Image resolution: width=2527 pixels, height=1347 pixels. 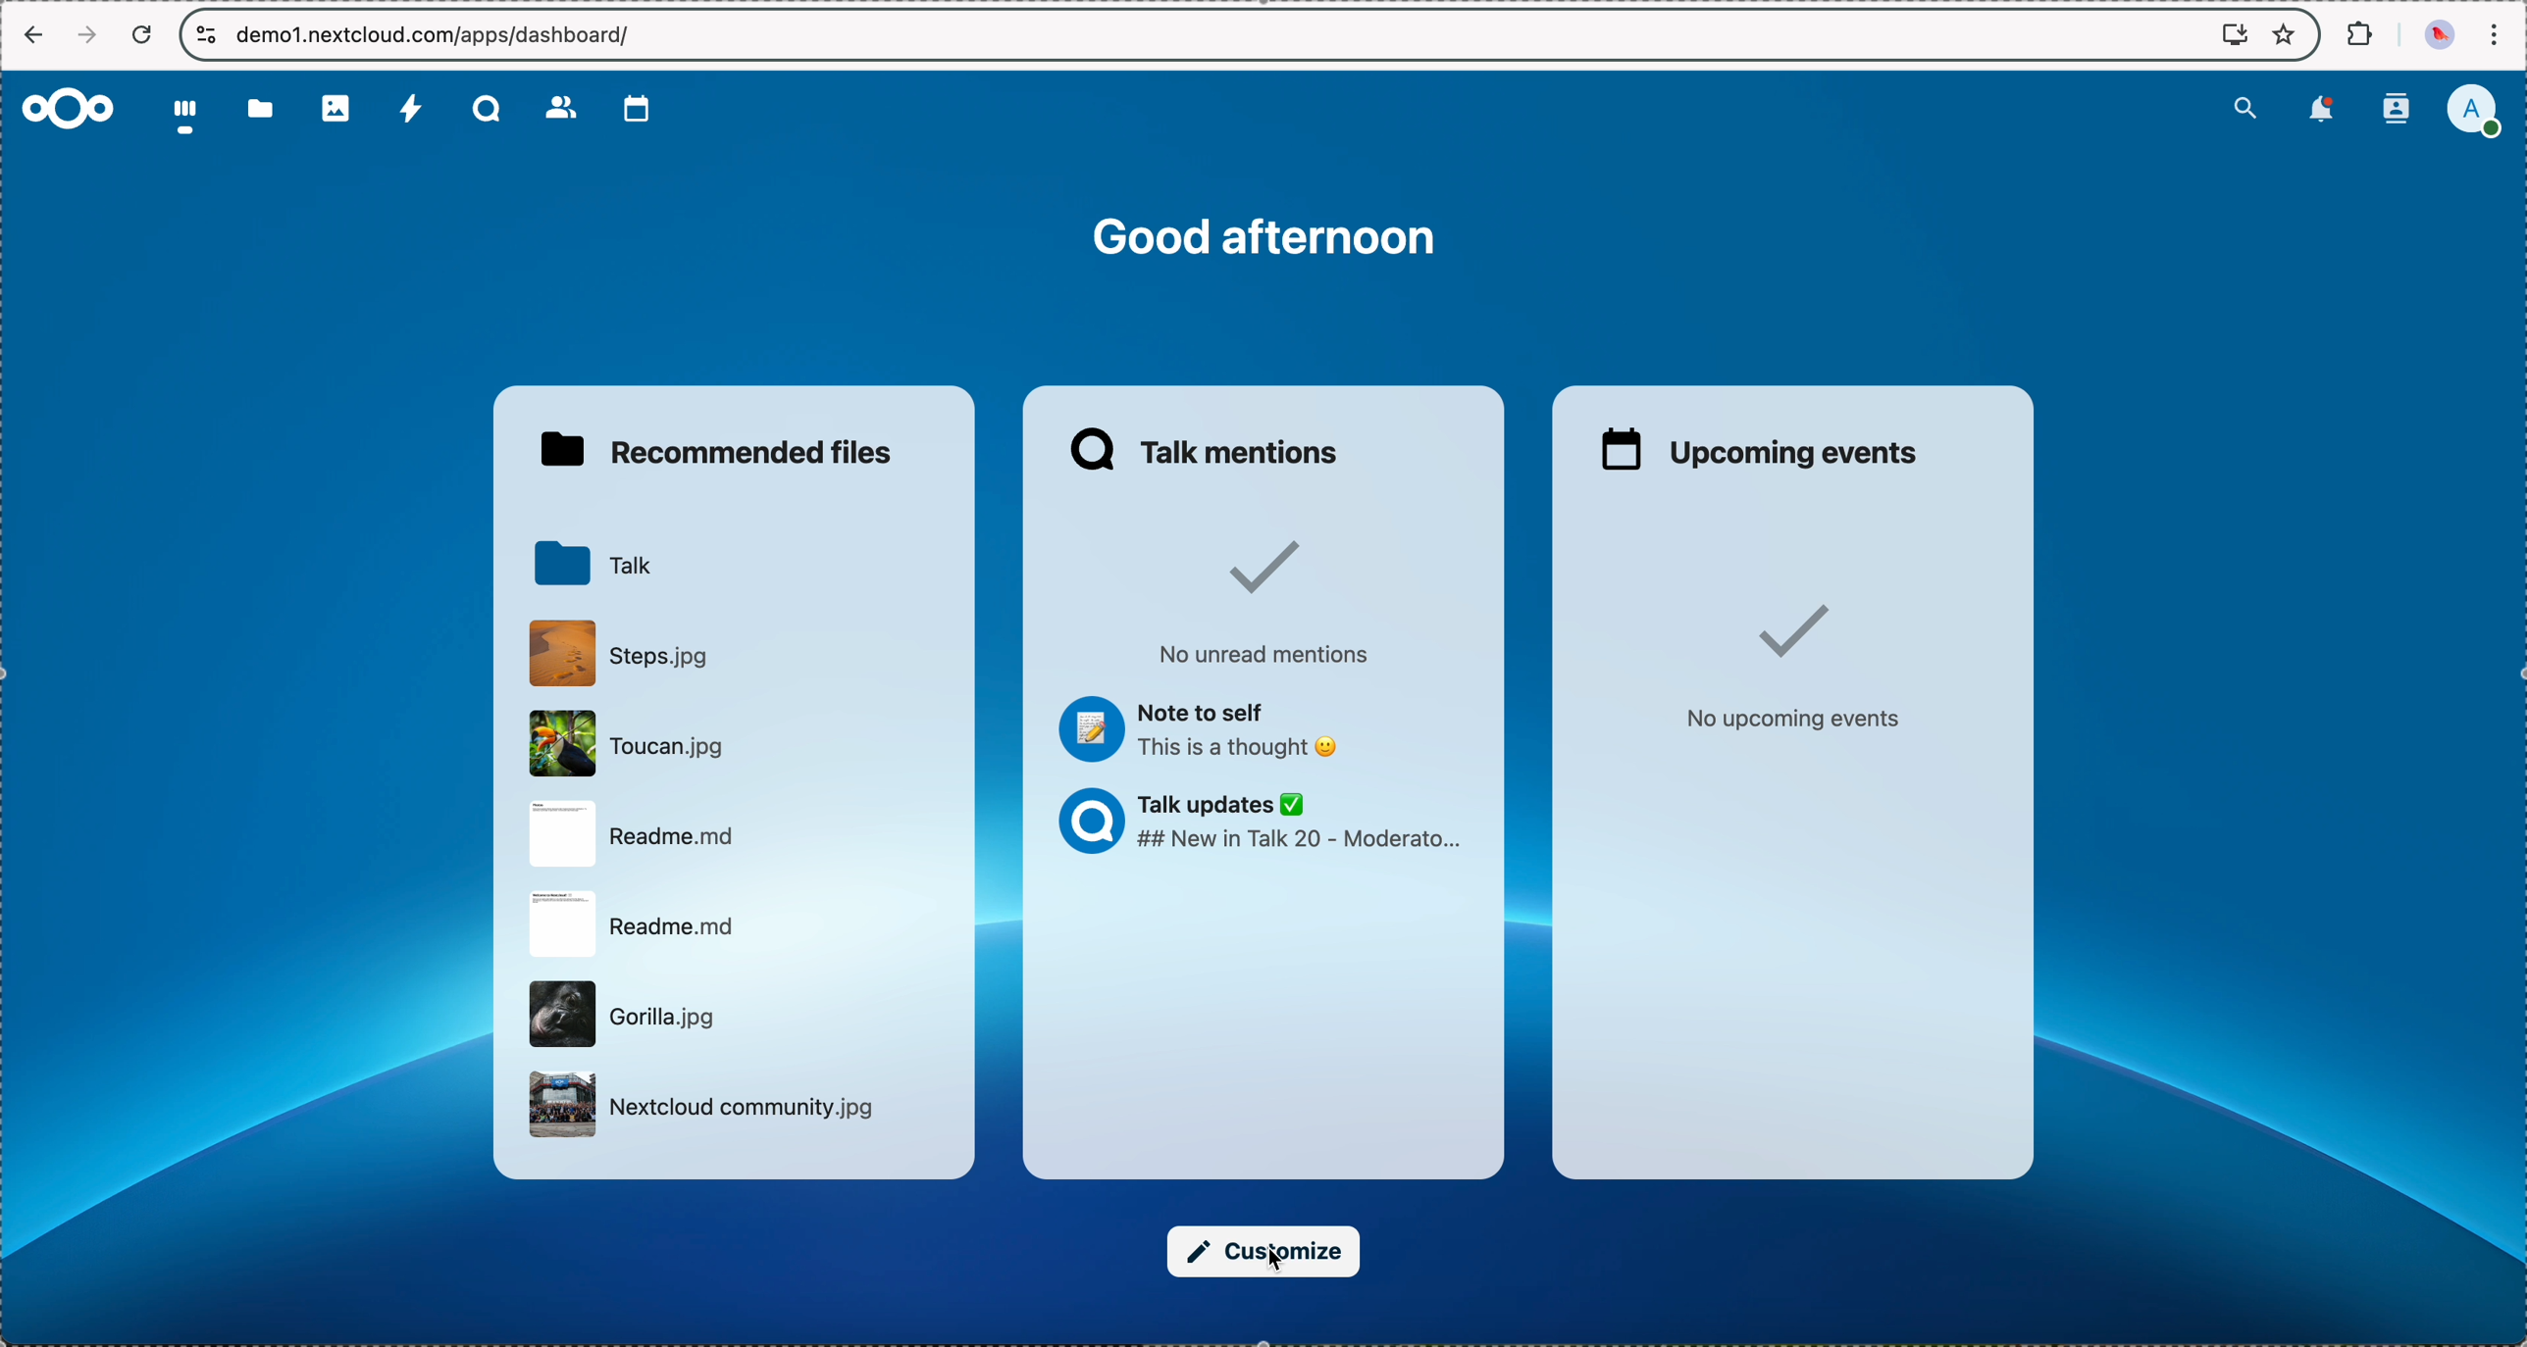 What do you see at coordinates (624, 653) in the screenshot?
I see `file` at bounding box center [624, 653].